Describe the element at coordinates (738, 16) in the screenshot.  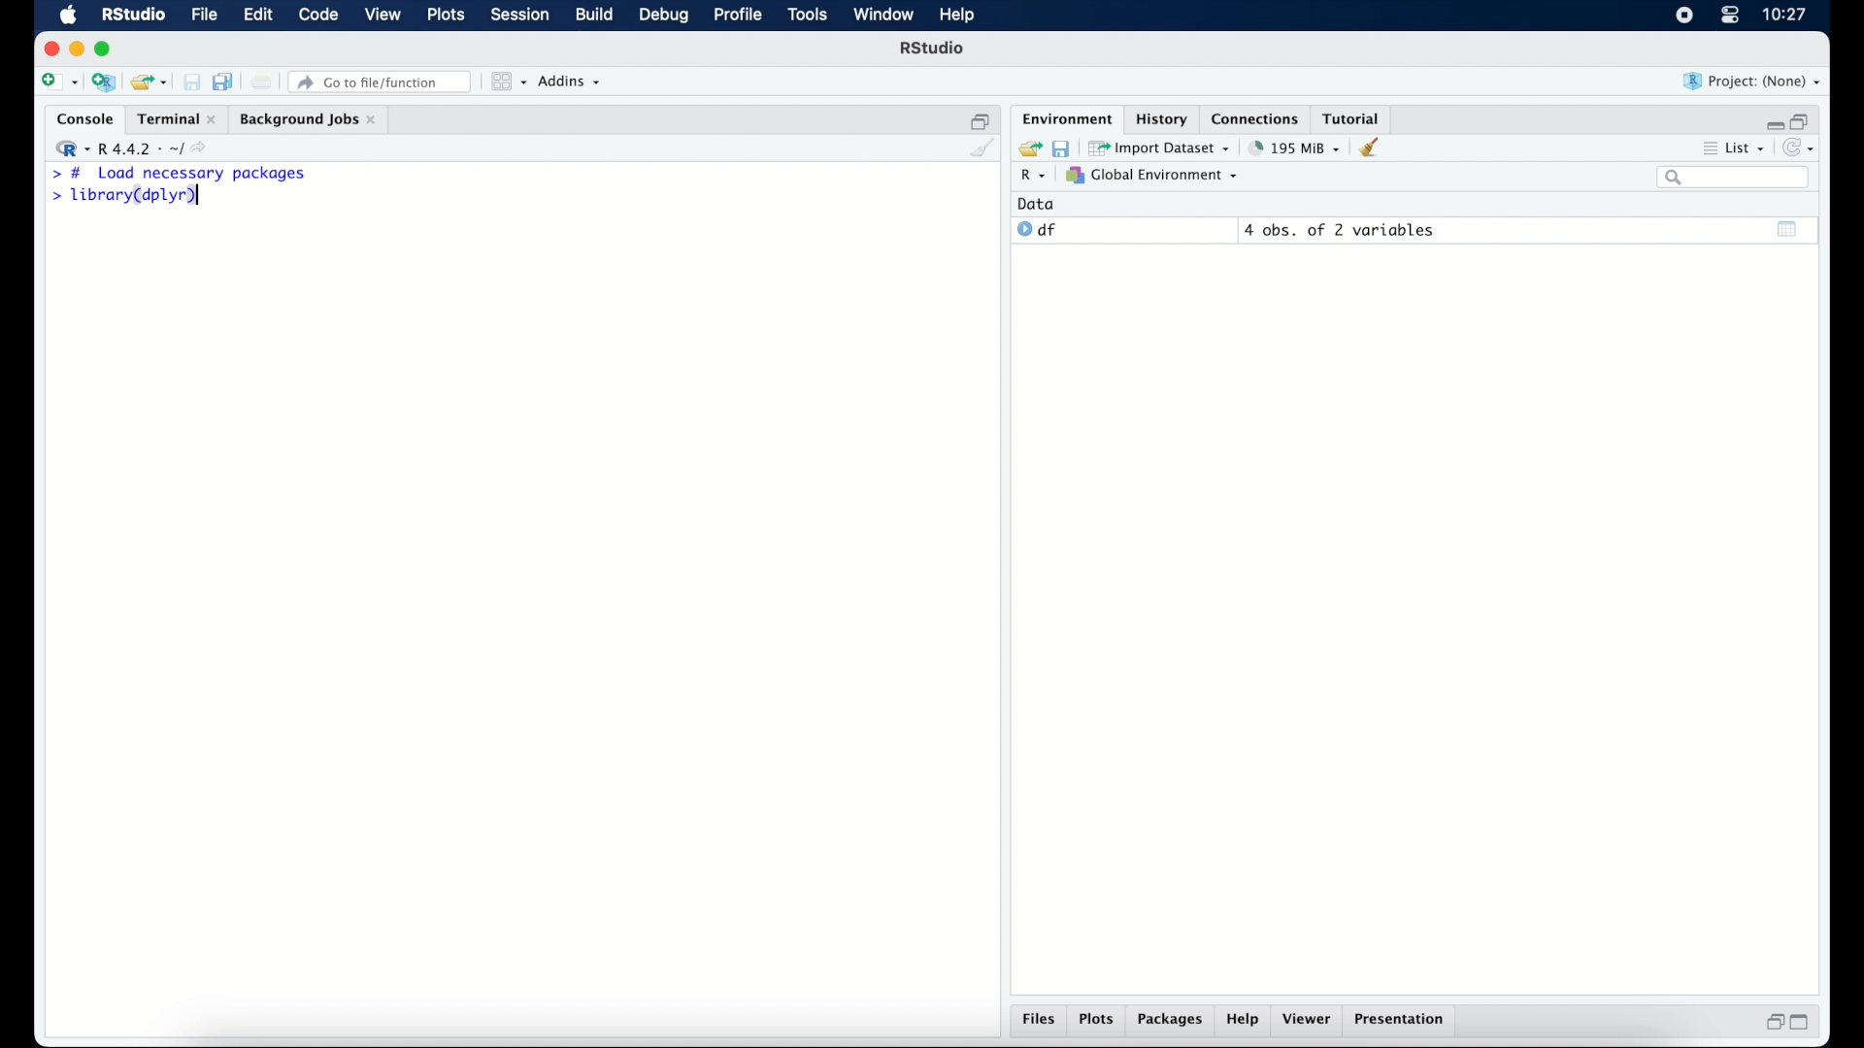
I see `profile` at that location.